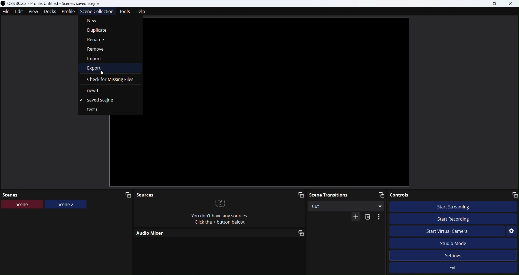 The width and height of the screenshot is (519, 275). I want to click on Start streaming, so click(454, 206).